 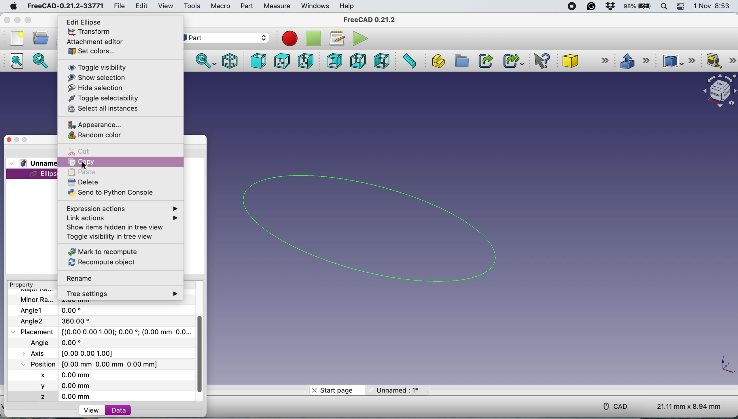 I want to click on top, so click(x=284, y=61).